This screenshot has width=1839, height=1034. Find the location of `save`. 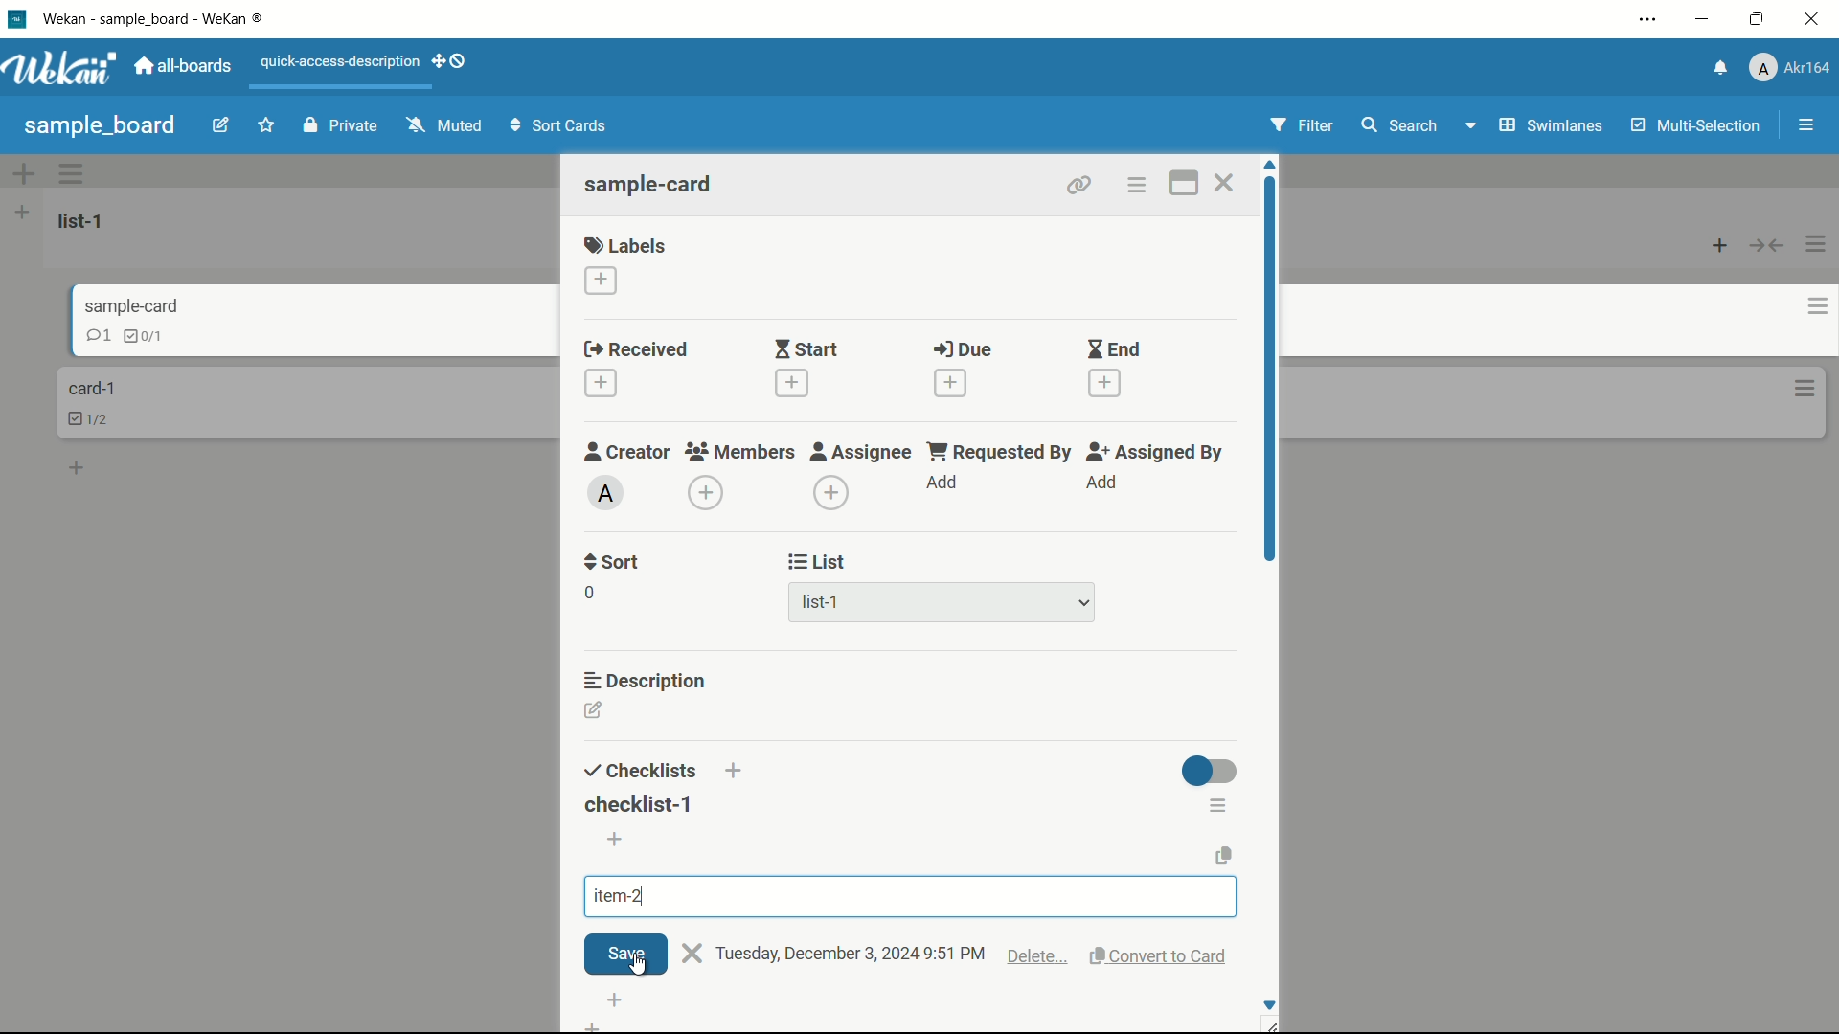

save is located at coordinates (624, 954).